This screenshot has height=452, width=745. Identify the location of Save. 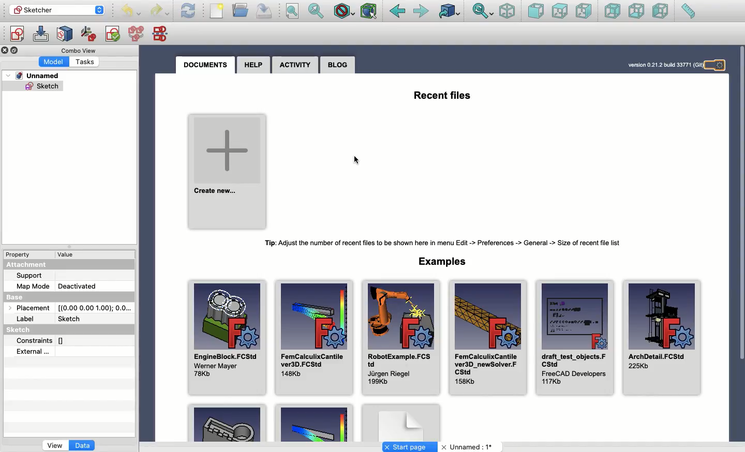
(264, 10).